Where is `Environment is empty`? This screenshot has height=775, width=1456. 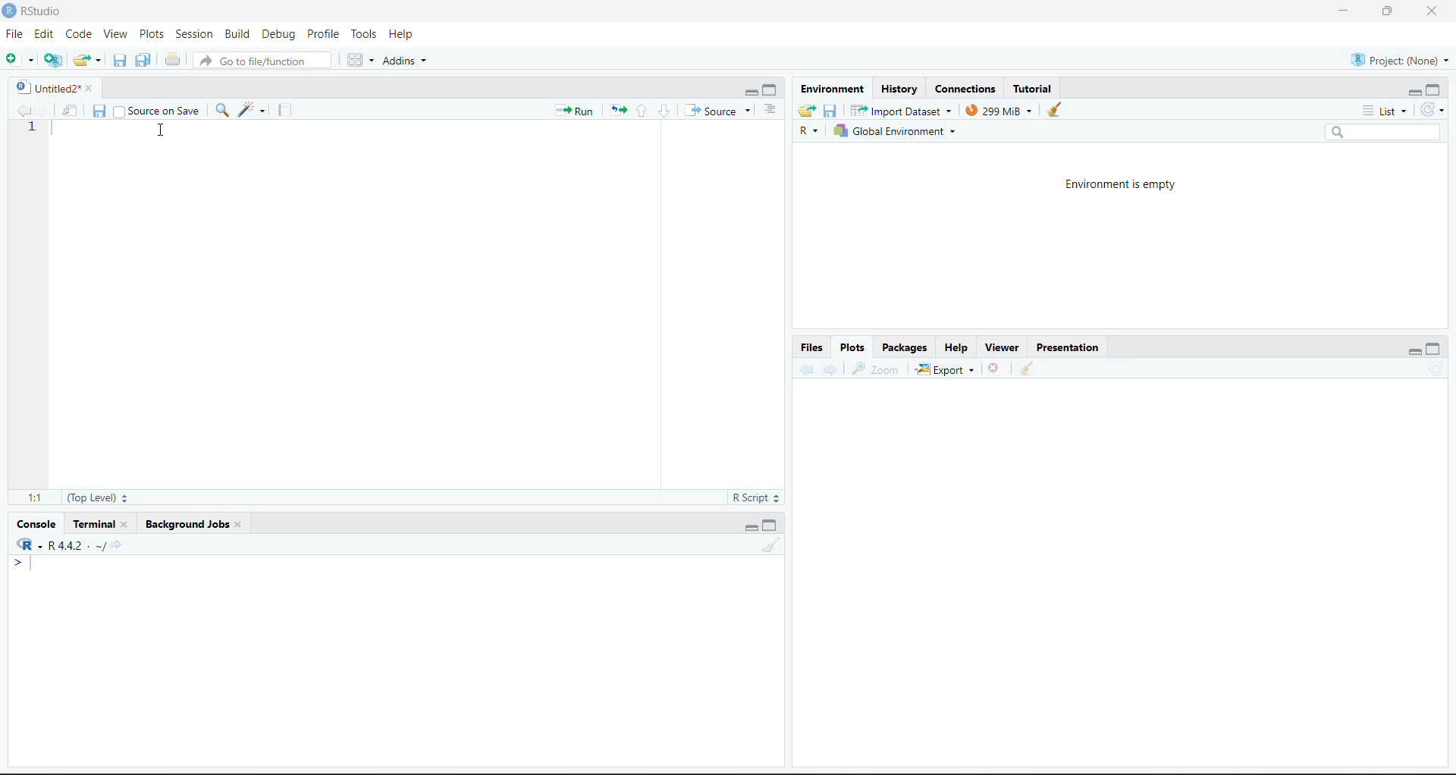 Environment is empty is located at coordinates (1120, 186).